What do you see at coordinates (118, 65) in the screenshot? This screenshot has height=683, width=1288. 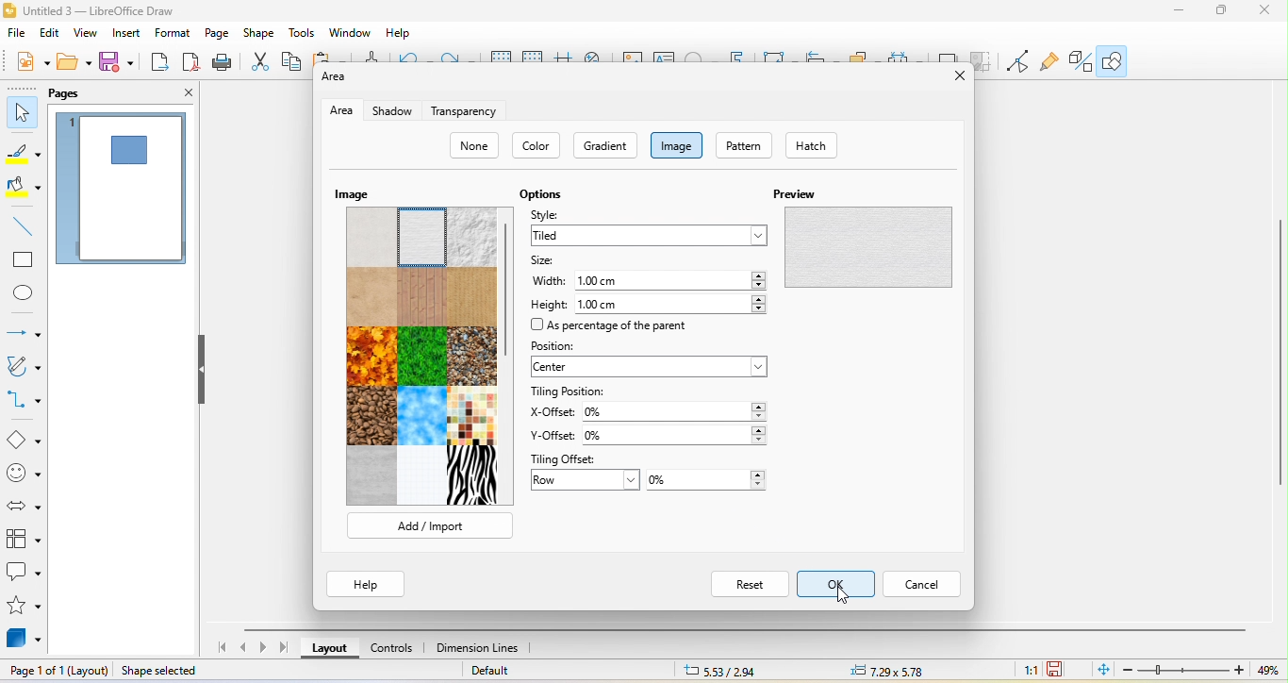 I see `save` at bounding box center [118, 65].